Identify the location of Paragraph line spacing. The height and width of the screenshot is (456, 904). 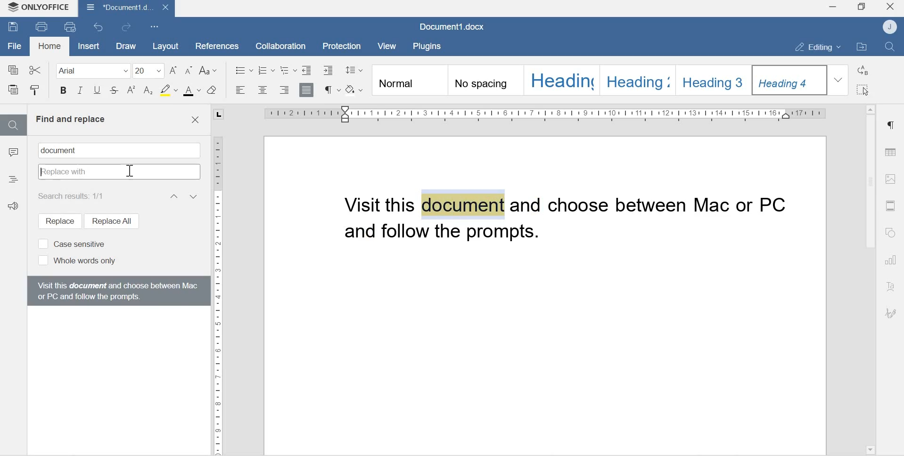
(354, 68).